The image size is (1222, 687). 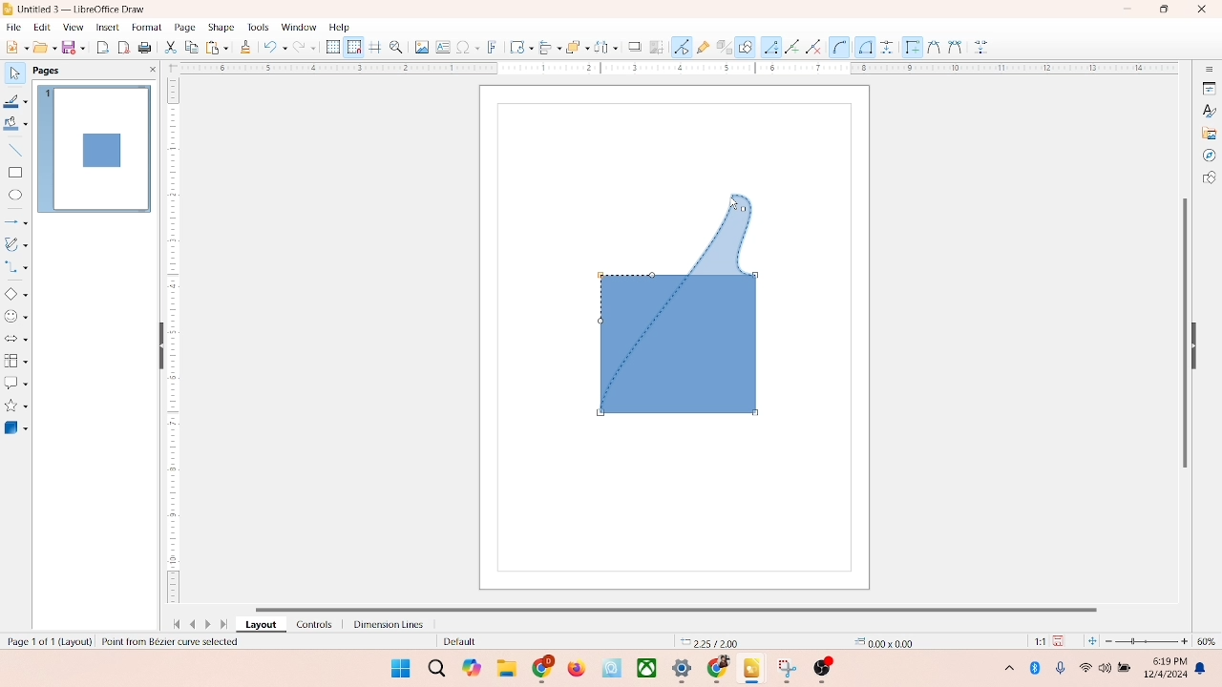 I want to click on save, so click(x=75, y=47).